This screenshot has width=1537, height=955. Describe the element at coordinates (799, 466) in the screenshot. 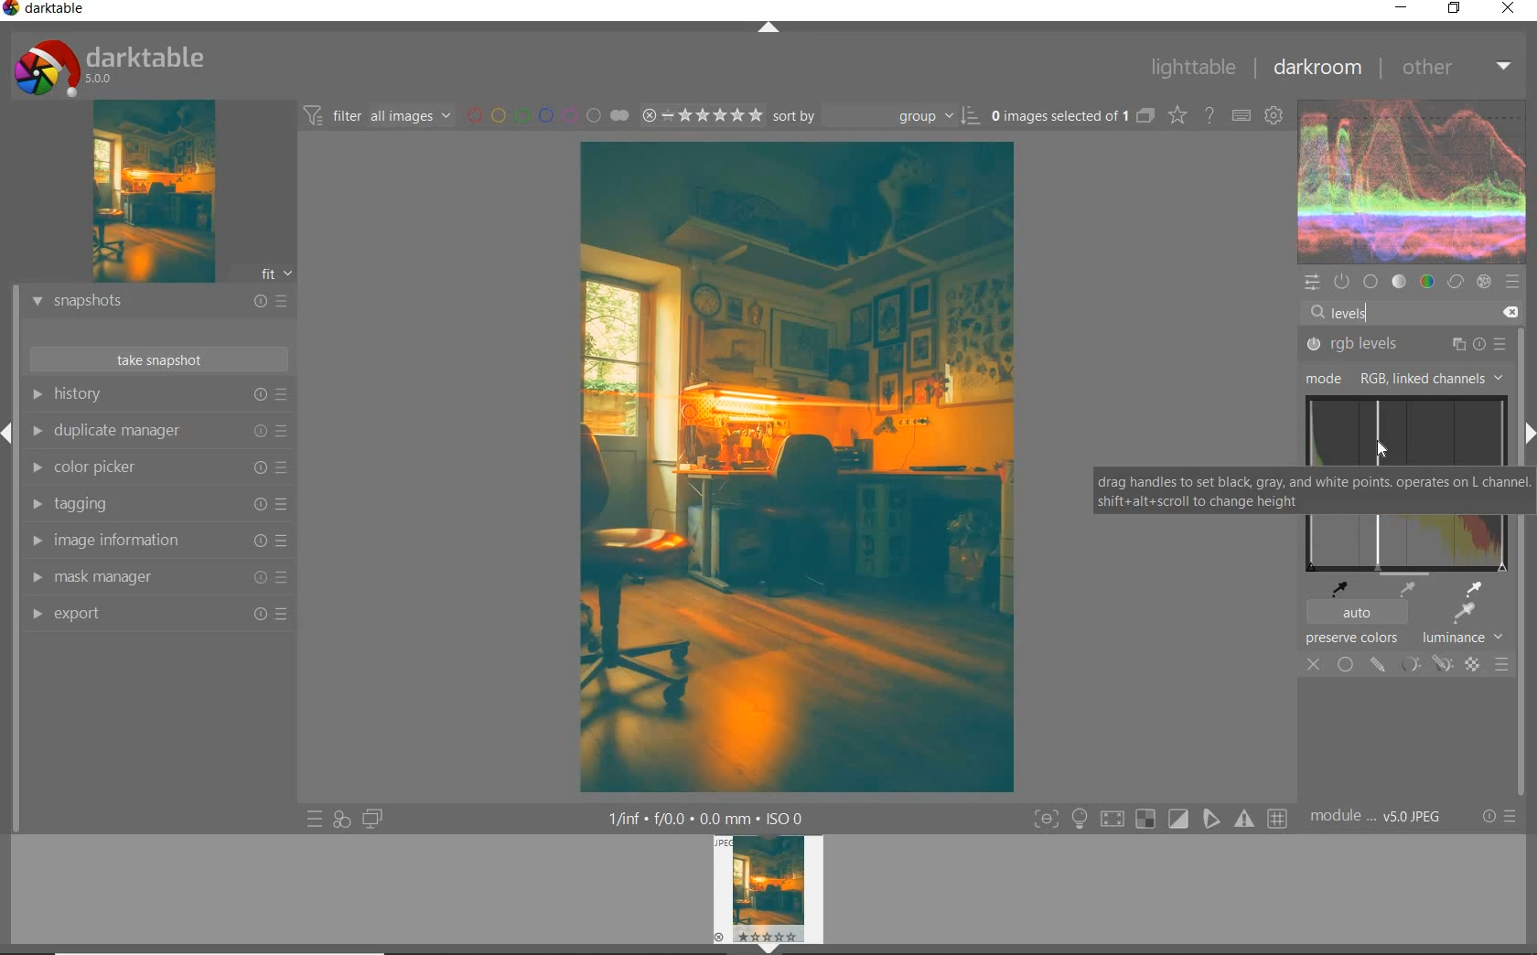

I see ` gamma levels for a brighter image added` at that location.